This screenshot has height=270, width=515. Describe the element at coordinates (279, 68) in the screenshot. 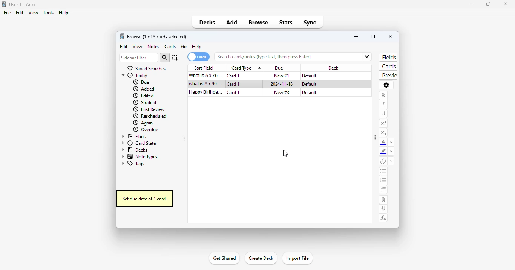

I see `due` at that location.